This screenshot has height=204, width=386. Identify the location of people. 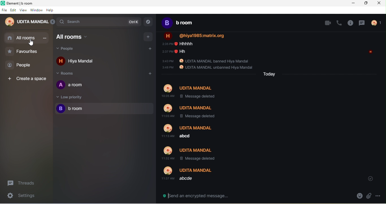
(378, 23).